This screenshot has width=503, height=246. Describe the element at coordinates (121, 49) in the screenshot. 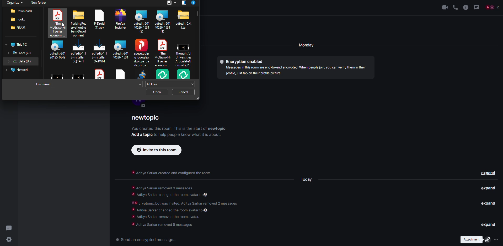

I see `file` at that location.